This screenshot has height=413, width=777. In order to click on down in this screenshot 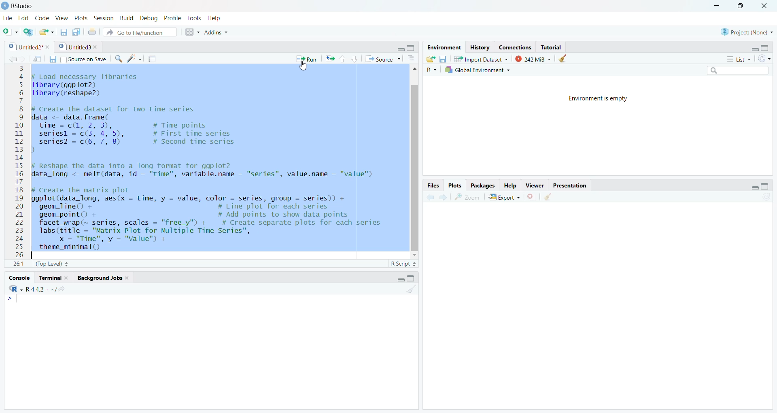, I will do `click(354, 59)`.